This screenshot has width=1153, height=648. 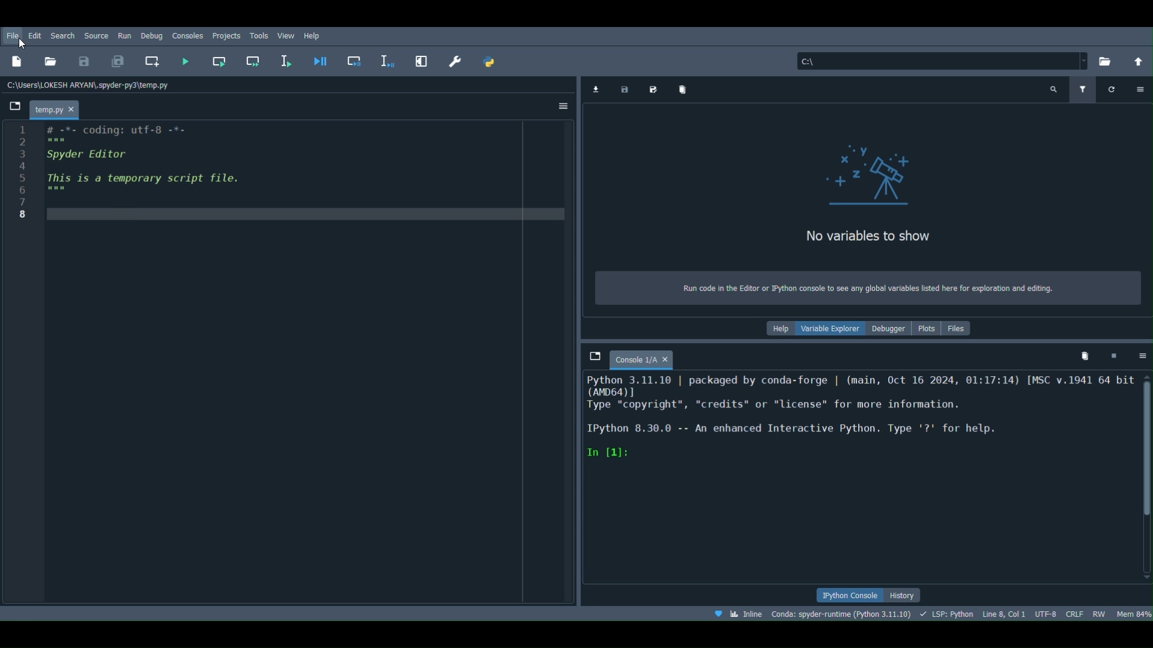 What do you see at coordinates (1056, 87) in the screenshot?
I see `Search variable names and types (Ctrl + F)` at bounding box center [1056, 87].